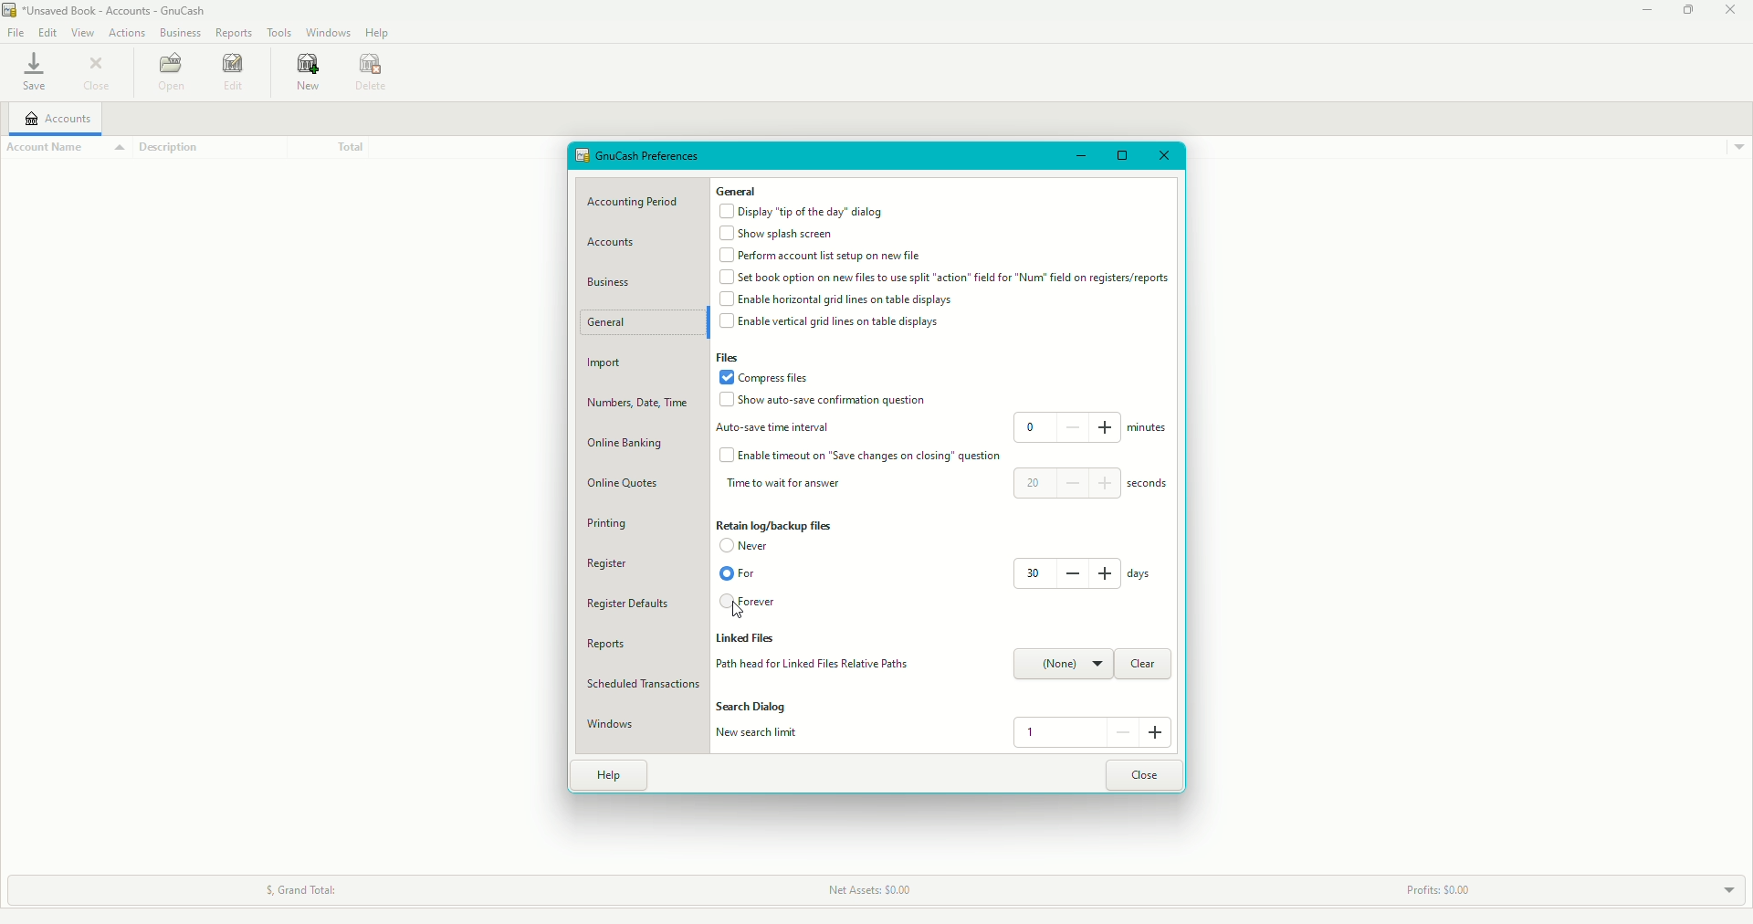 Image resolution: width=1753 pixels, height=924 pixels. I want to click on Grand Total, so click(293, 890).